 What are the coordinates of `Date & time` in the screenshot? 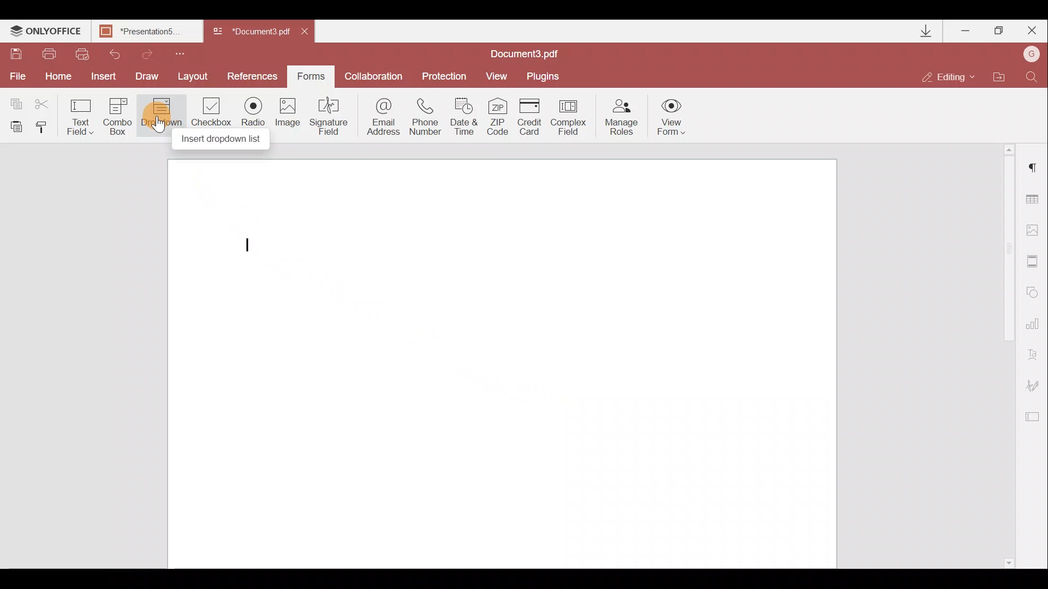 It's located at (466, 117).